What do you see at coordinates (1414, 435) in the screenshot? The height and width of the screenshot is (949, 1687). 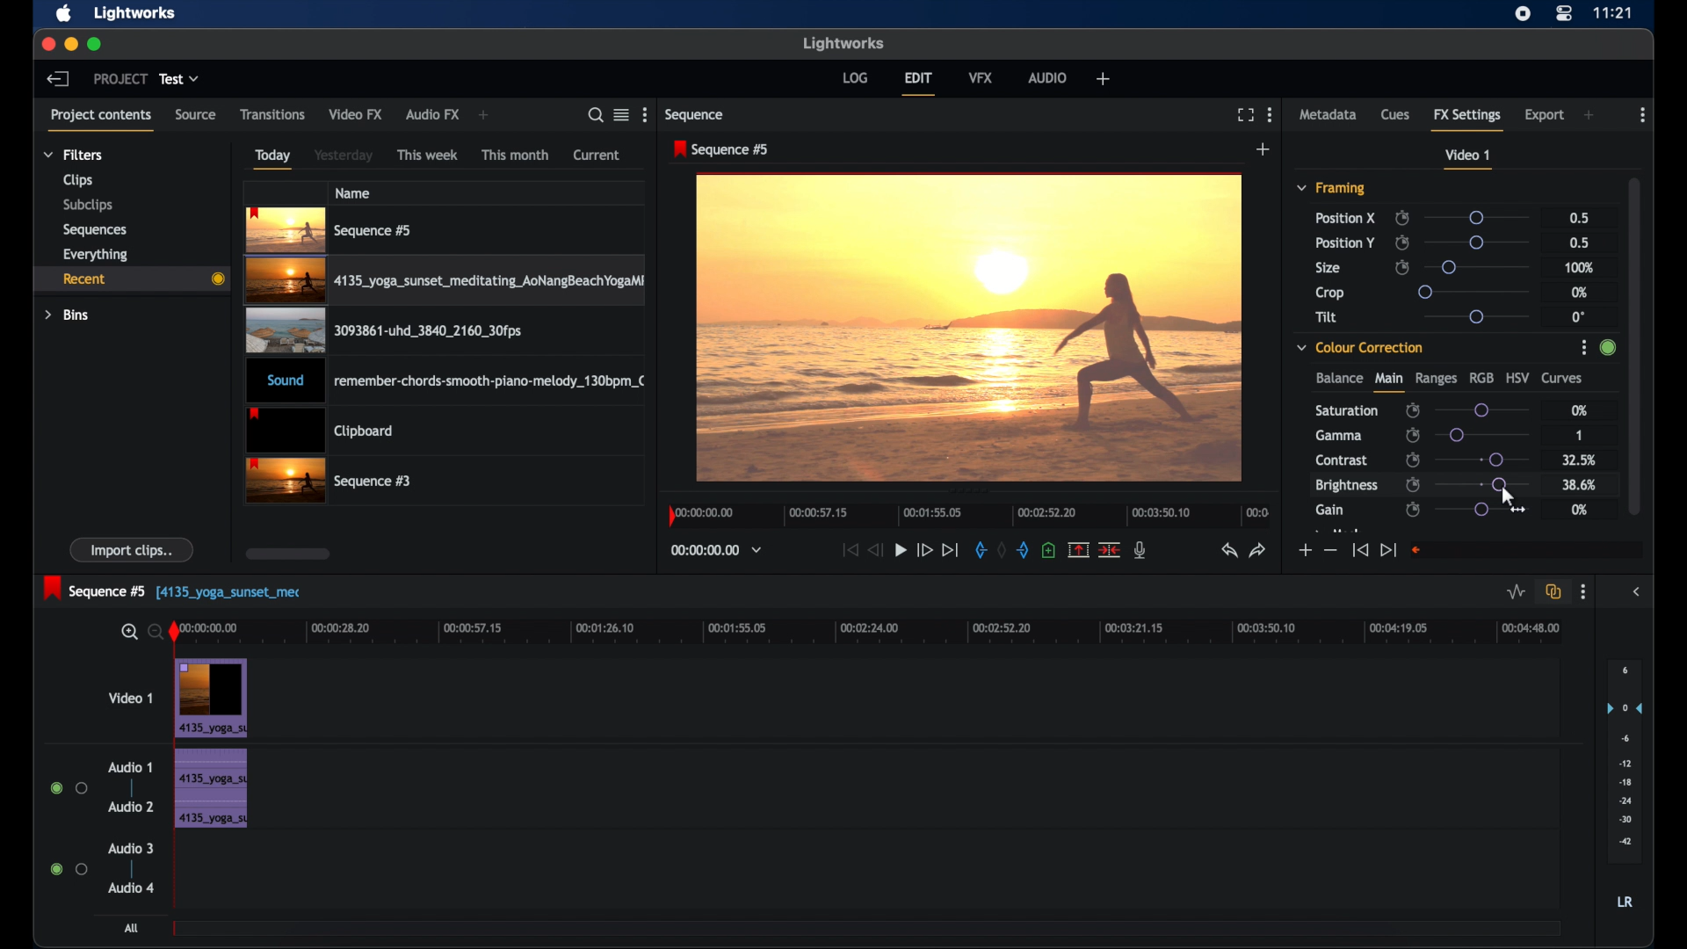 I see `enable/disable keyframes` at bounding box center [1414, 435].